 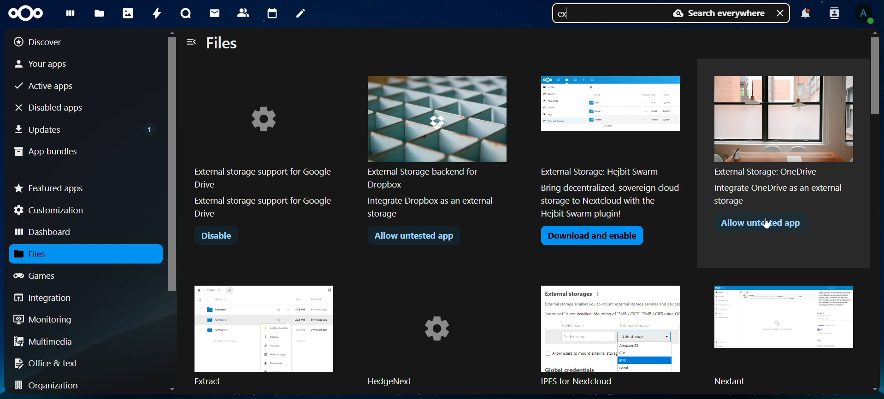 What do you see at coordinates (300, 14) in the screenshot?
I see `notes` at bounding box center [300, 14].